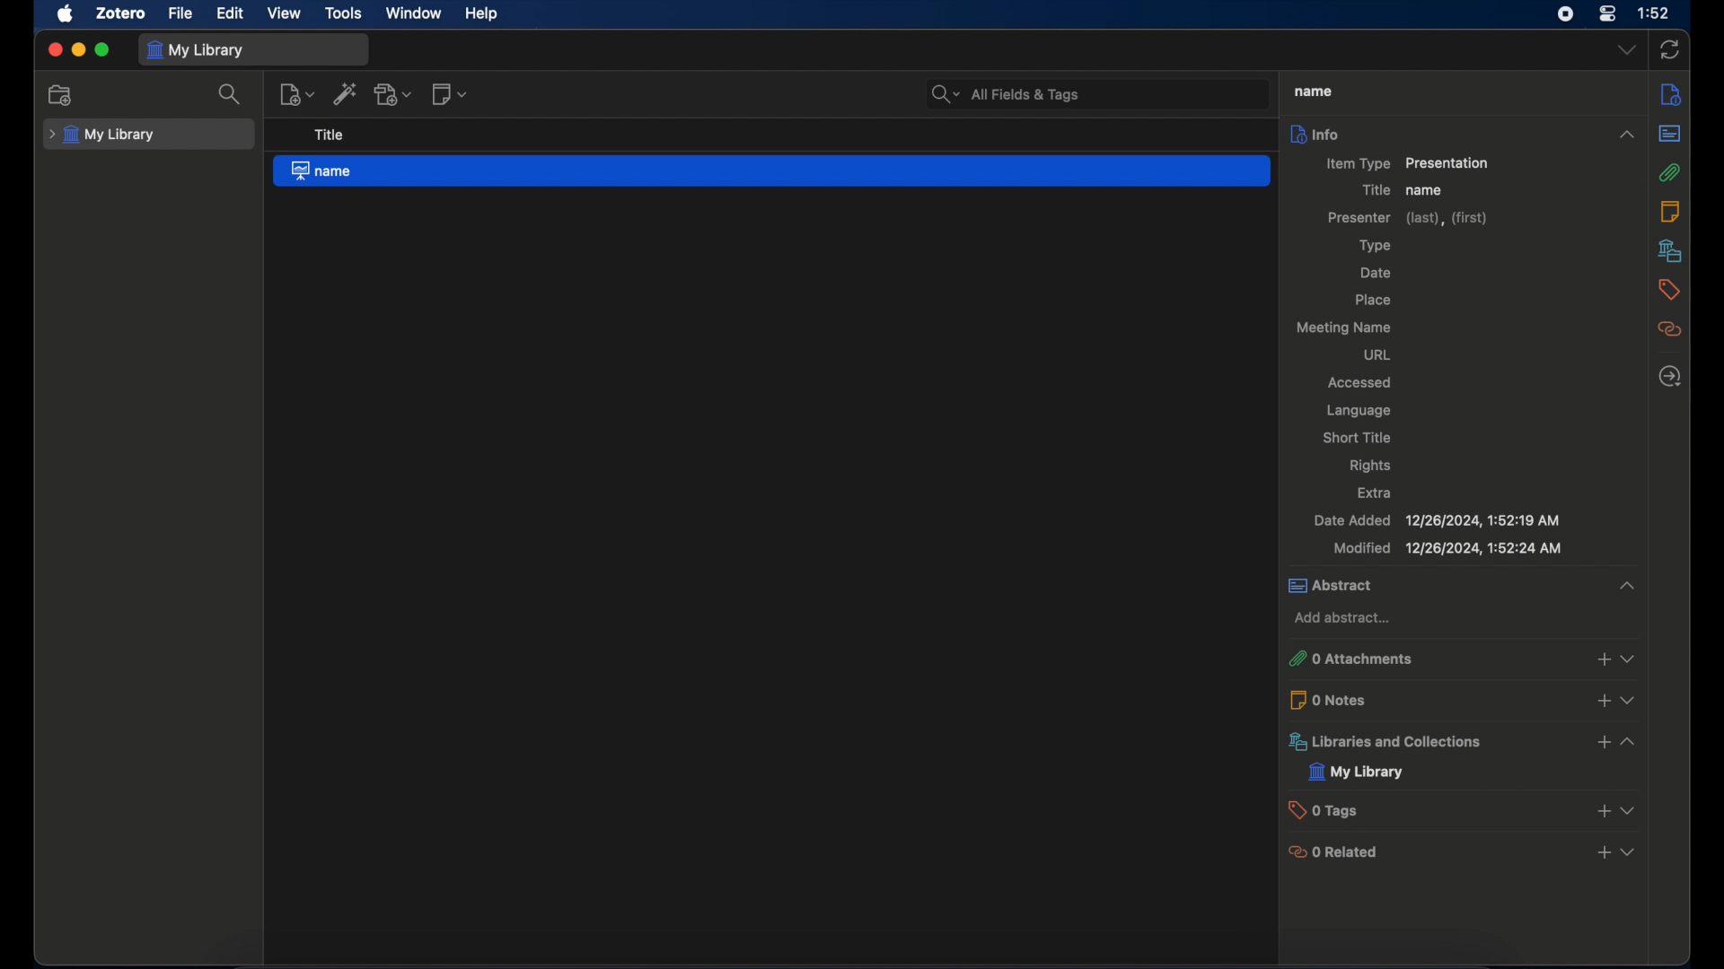 Image resolution: width=1724 pixels, height=969 pixels. I want to click on item type presentation, so click(1405, 164).